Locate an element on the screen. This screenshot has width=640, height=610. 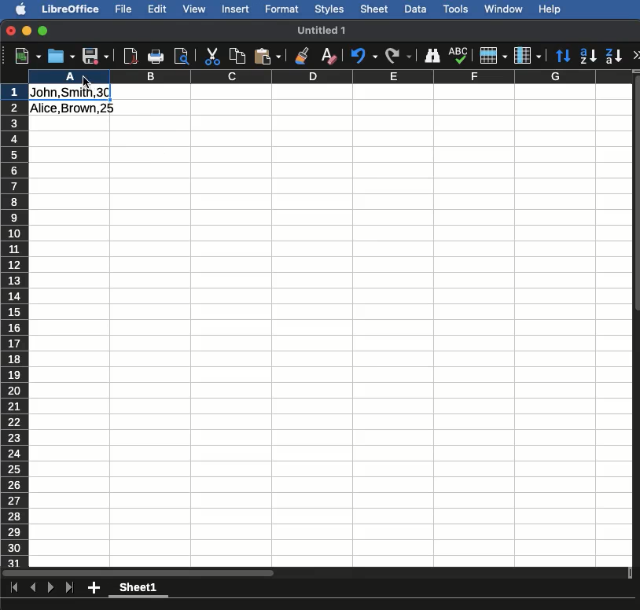
Finding is located at coordinates (432, 55).